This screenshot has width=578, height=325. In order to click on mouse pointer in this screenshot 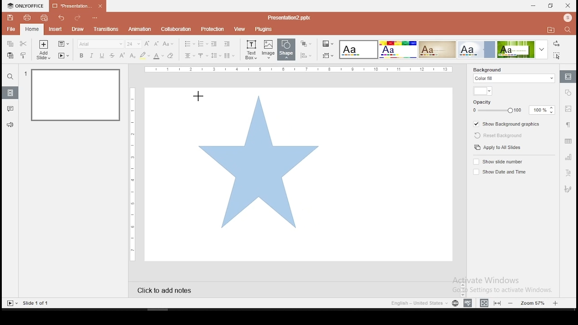, I will do `click(196, 96)`.